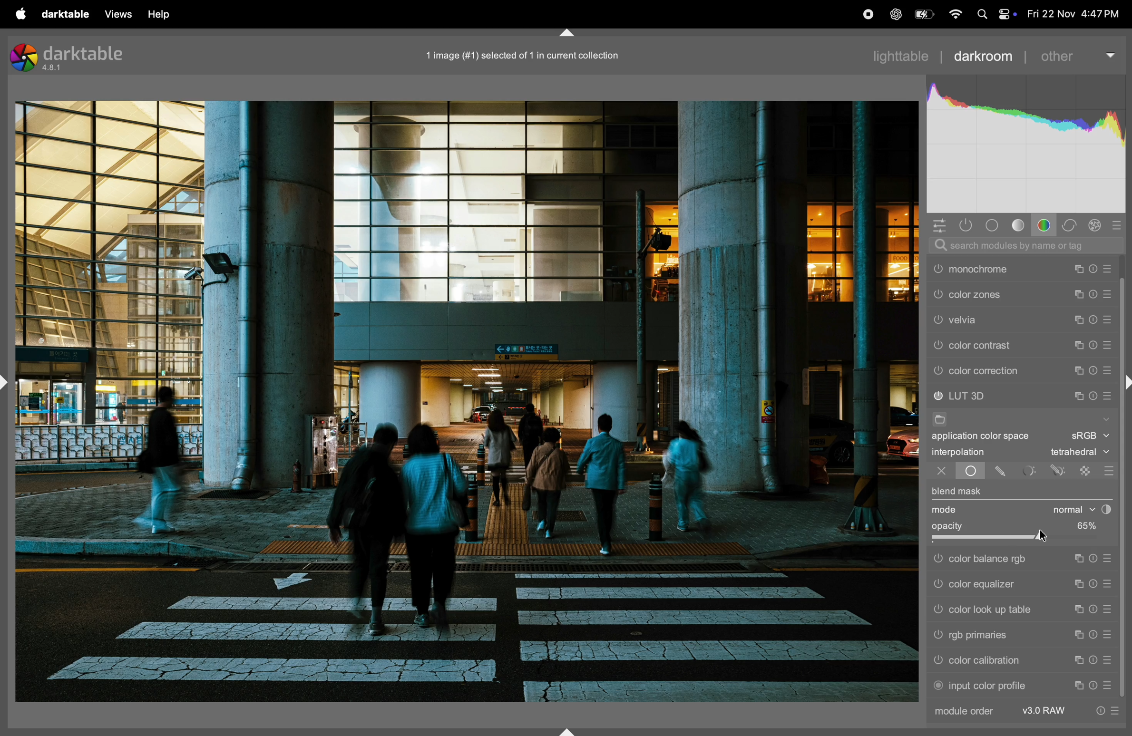  Describe the element at coordinates (1004, 293) in the screenshot. I see `monchrome` at that location.